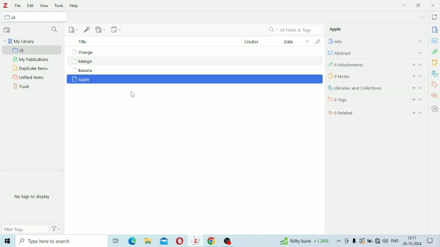 This screenshot has width=440, height=247. Describe the element at coordinates (101, 30) in the screenshot. I see `Add Attachment` at that location.